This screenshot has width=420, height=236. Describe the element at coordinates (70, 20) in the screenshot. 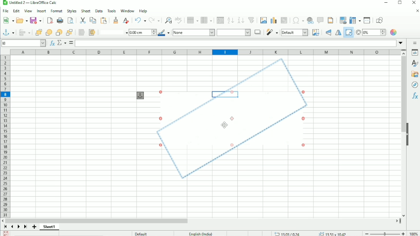

I see `Toggle print preview` at that location.